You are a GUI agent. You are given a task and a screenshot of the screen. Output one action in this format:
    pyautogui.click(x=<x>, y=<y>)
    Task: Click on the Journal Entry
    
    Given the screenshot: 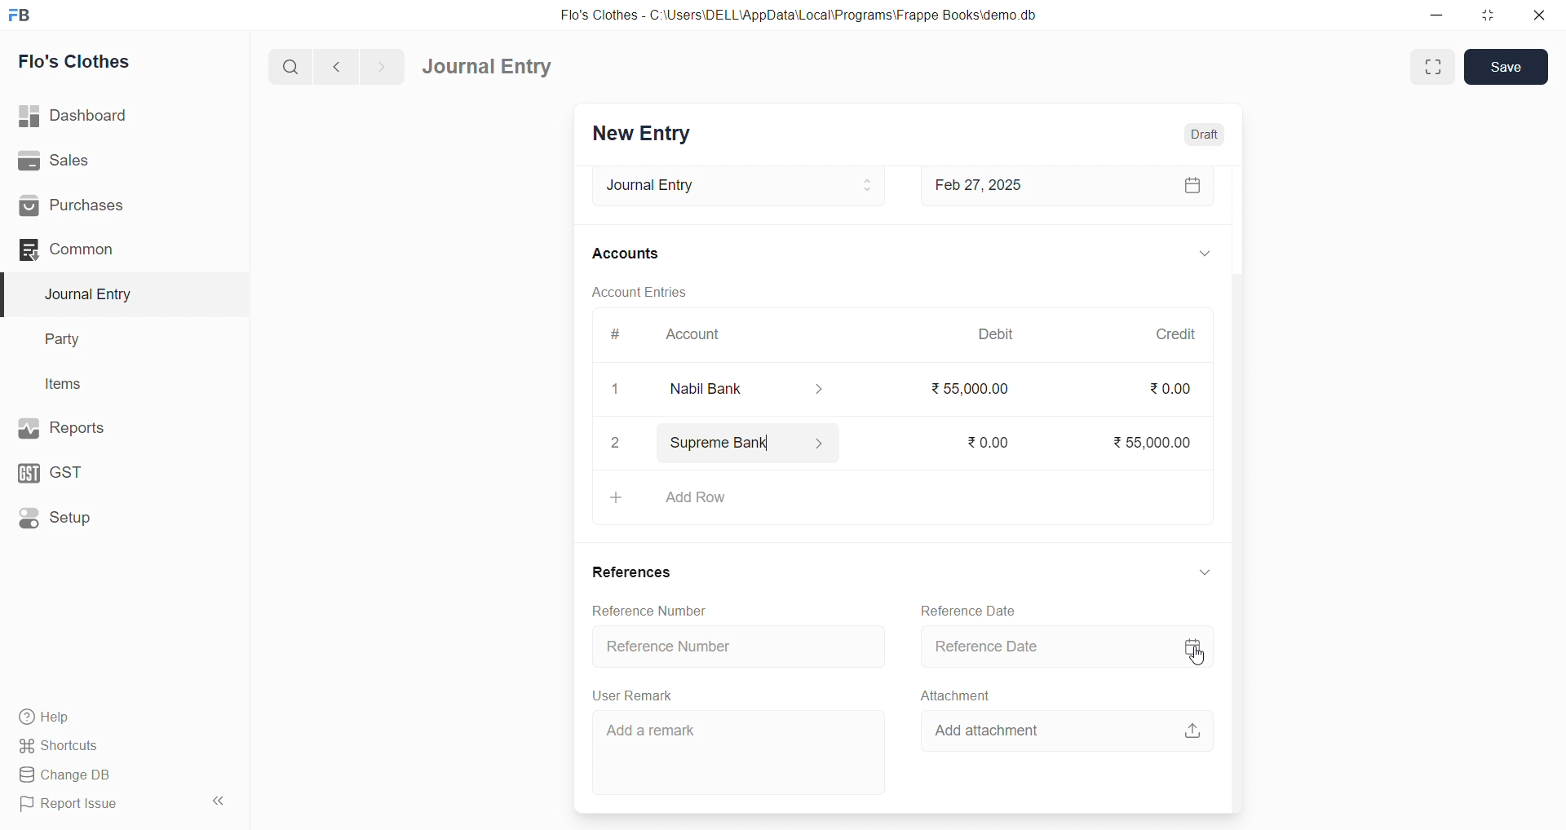 What is the action you would take?
    pyautogui.click(x=488, y=66)
    